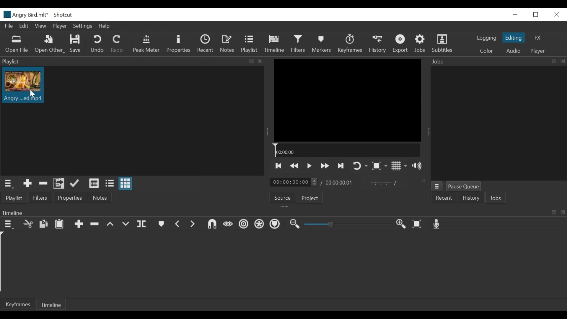 The height and width of the screenshot is (319, 567). I want to click on FX, so click(537, 38).